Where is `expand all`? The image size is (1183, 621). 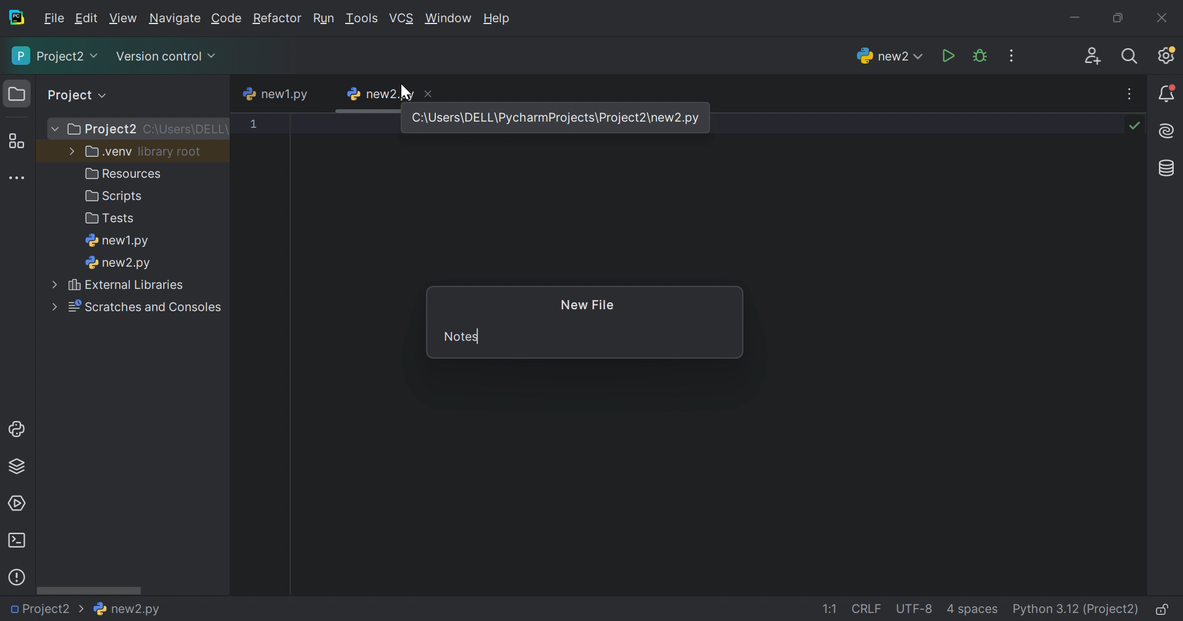 expand all is located at coordinates (105, 94).